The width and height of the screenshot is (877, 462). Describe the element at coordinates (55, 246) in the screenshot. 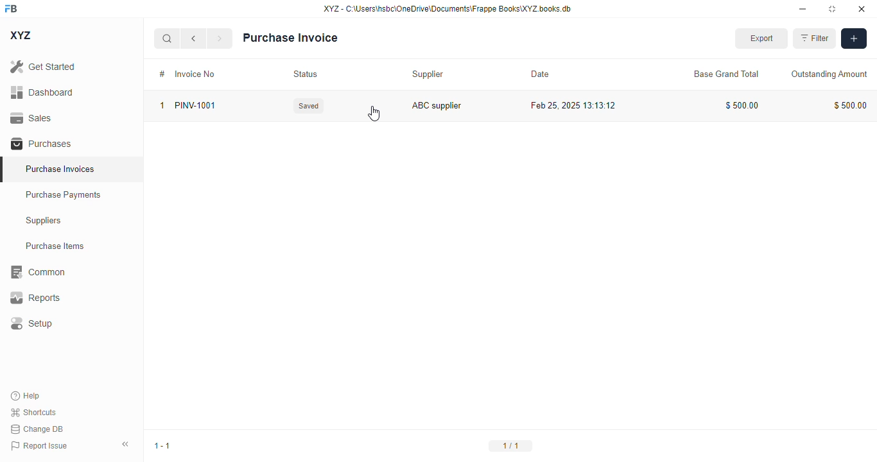

I see `purchase items` at that location.